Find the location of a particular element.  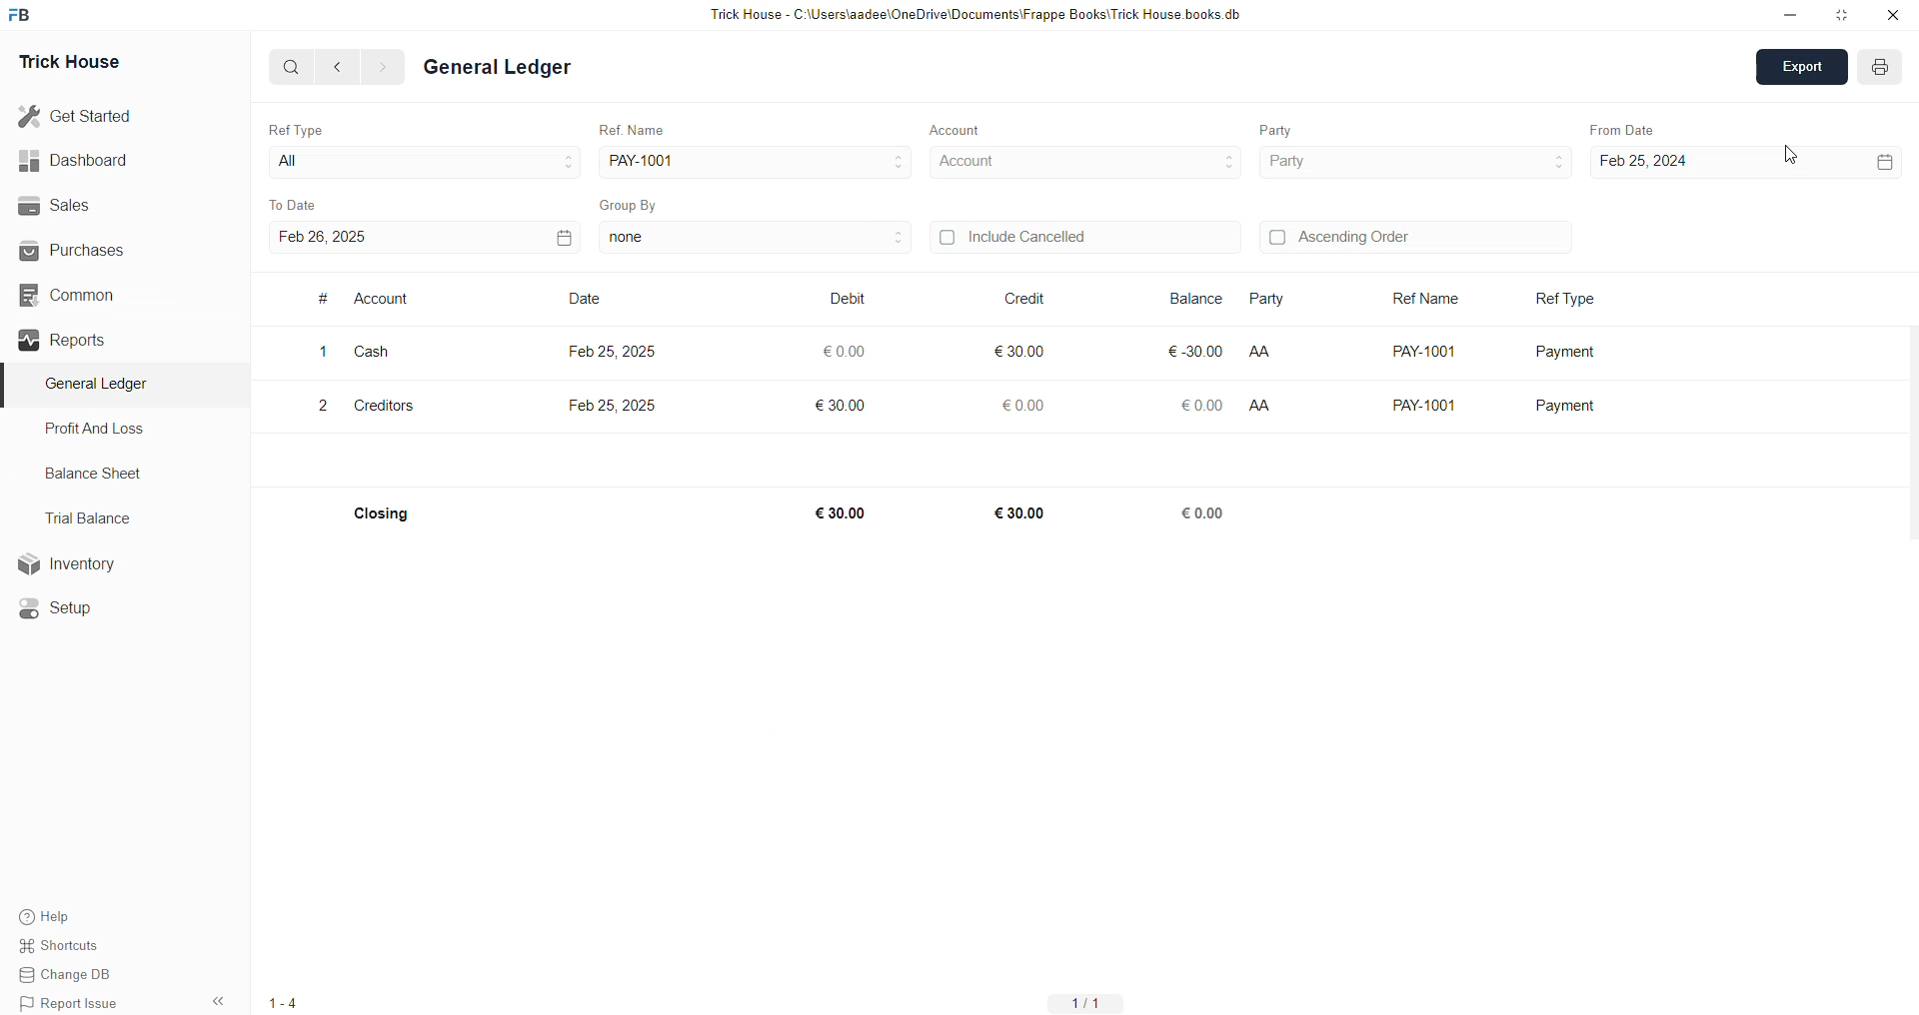

> is located at coordinates (382, 67).